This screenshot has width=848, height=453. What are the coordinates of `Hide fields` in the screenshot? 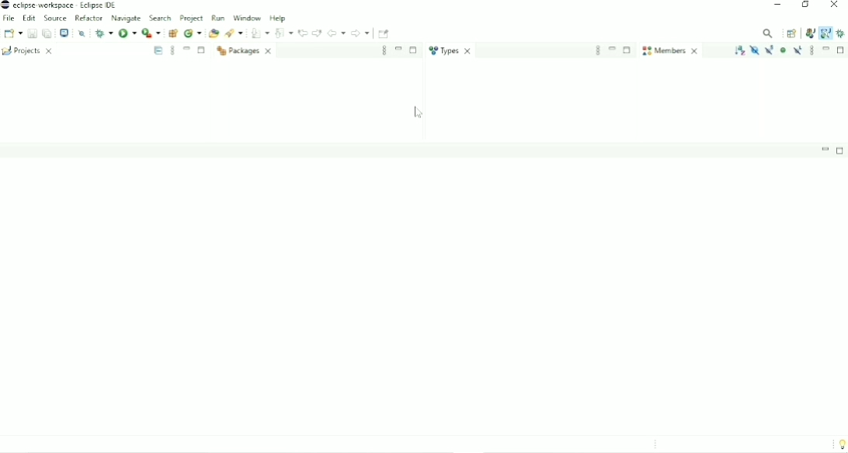 It's located at (754, 50).